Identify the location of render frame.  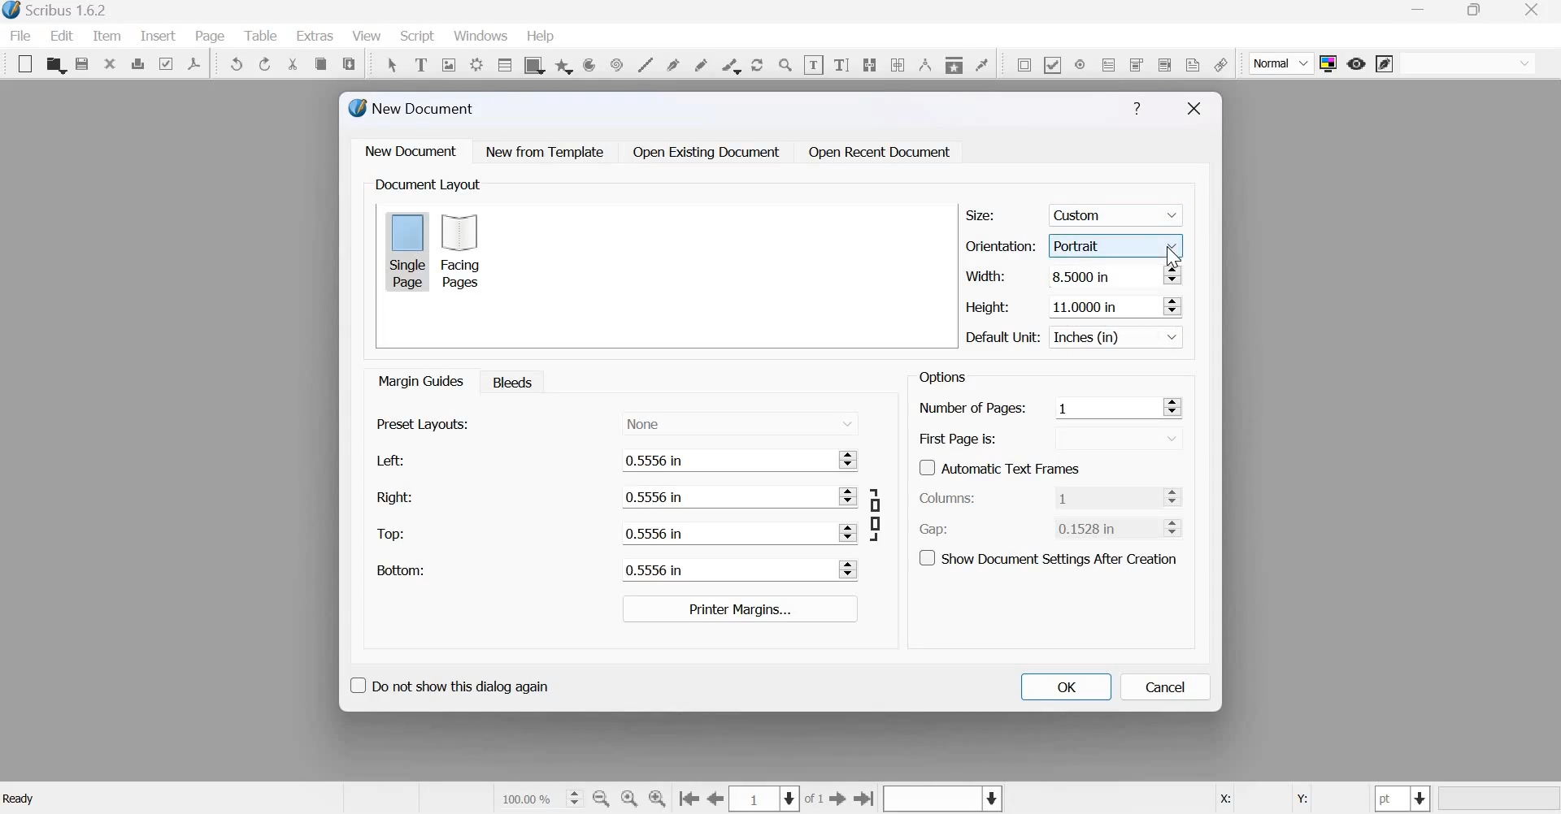
(476, 63).